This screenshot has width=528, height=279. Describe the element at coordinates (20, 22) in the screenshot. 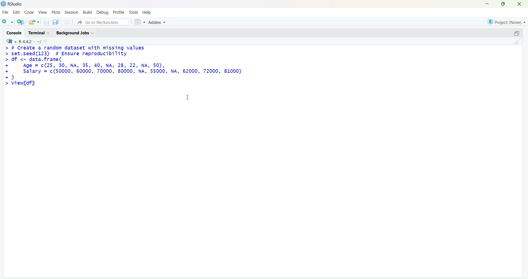

I see `create a new project` at that location.